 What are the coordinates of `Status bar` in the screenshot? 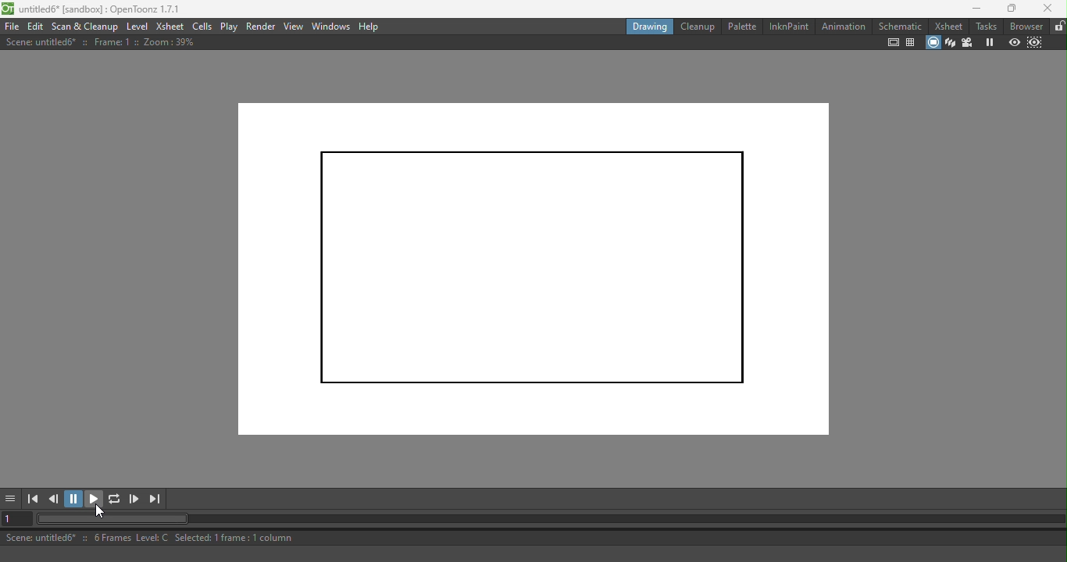 It's located at (533, 539).